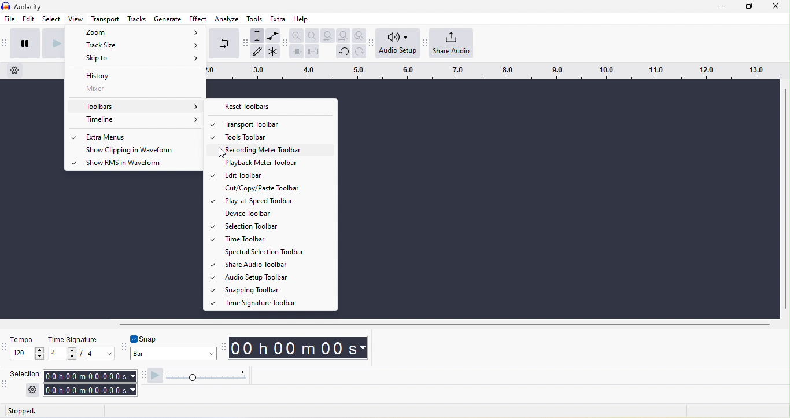  Describe the element at coordinates (5, 387) in the screenshot. I see `selection toolbar` at that location.